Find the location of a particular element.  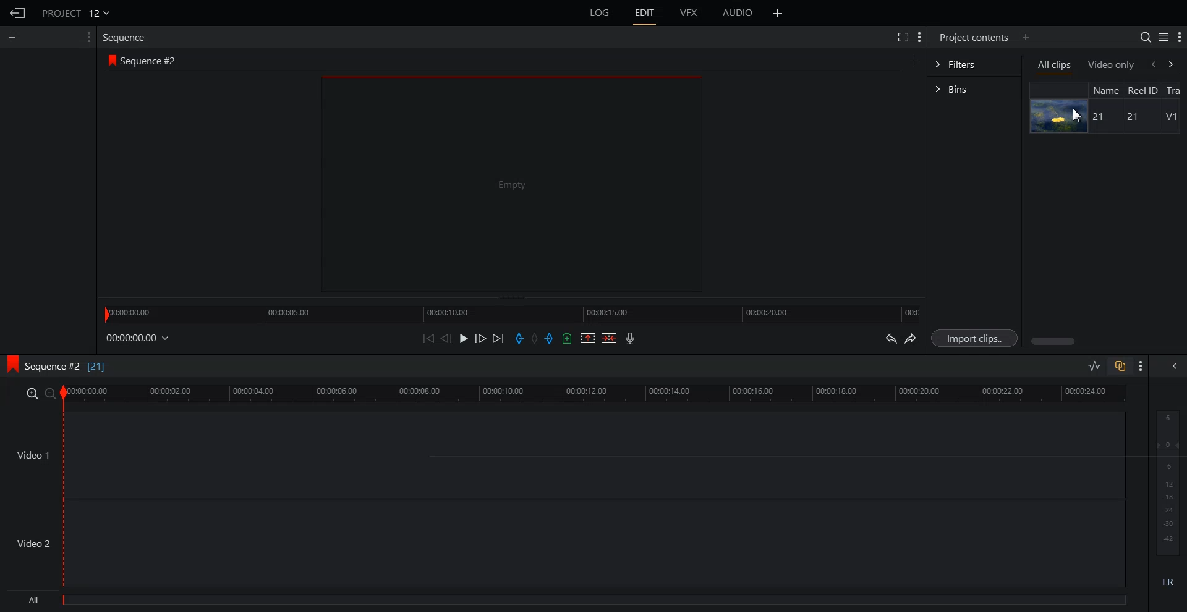

Sequence #2 [21] is located at coordinates (66, 367).